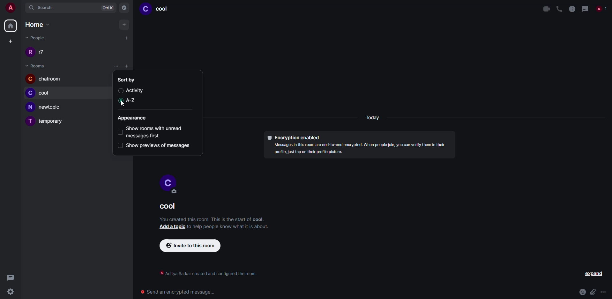 The image size is (612, 299). I want to click on threads, so click(8, 278).